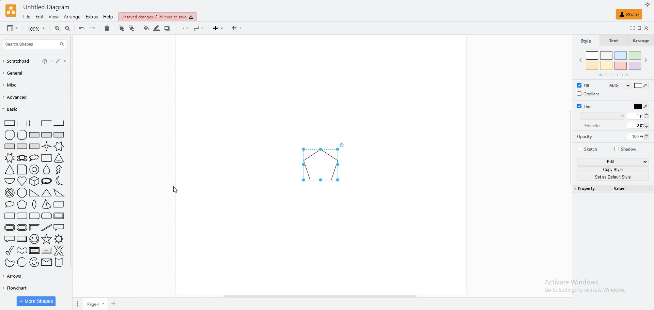 This screenshot has height=310, width=654. Describe the element at coordinates (53, 61) in the screenshot. I see `add` at that location.